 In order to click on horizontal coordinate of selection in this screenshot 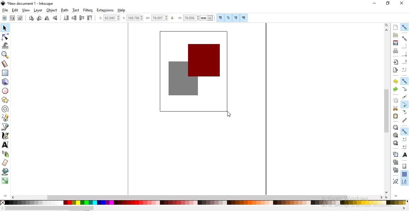, I will do `click(110, 19)`.